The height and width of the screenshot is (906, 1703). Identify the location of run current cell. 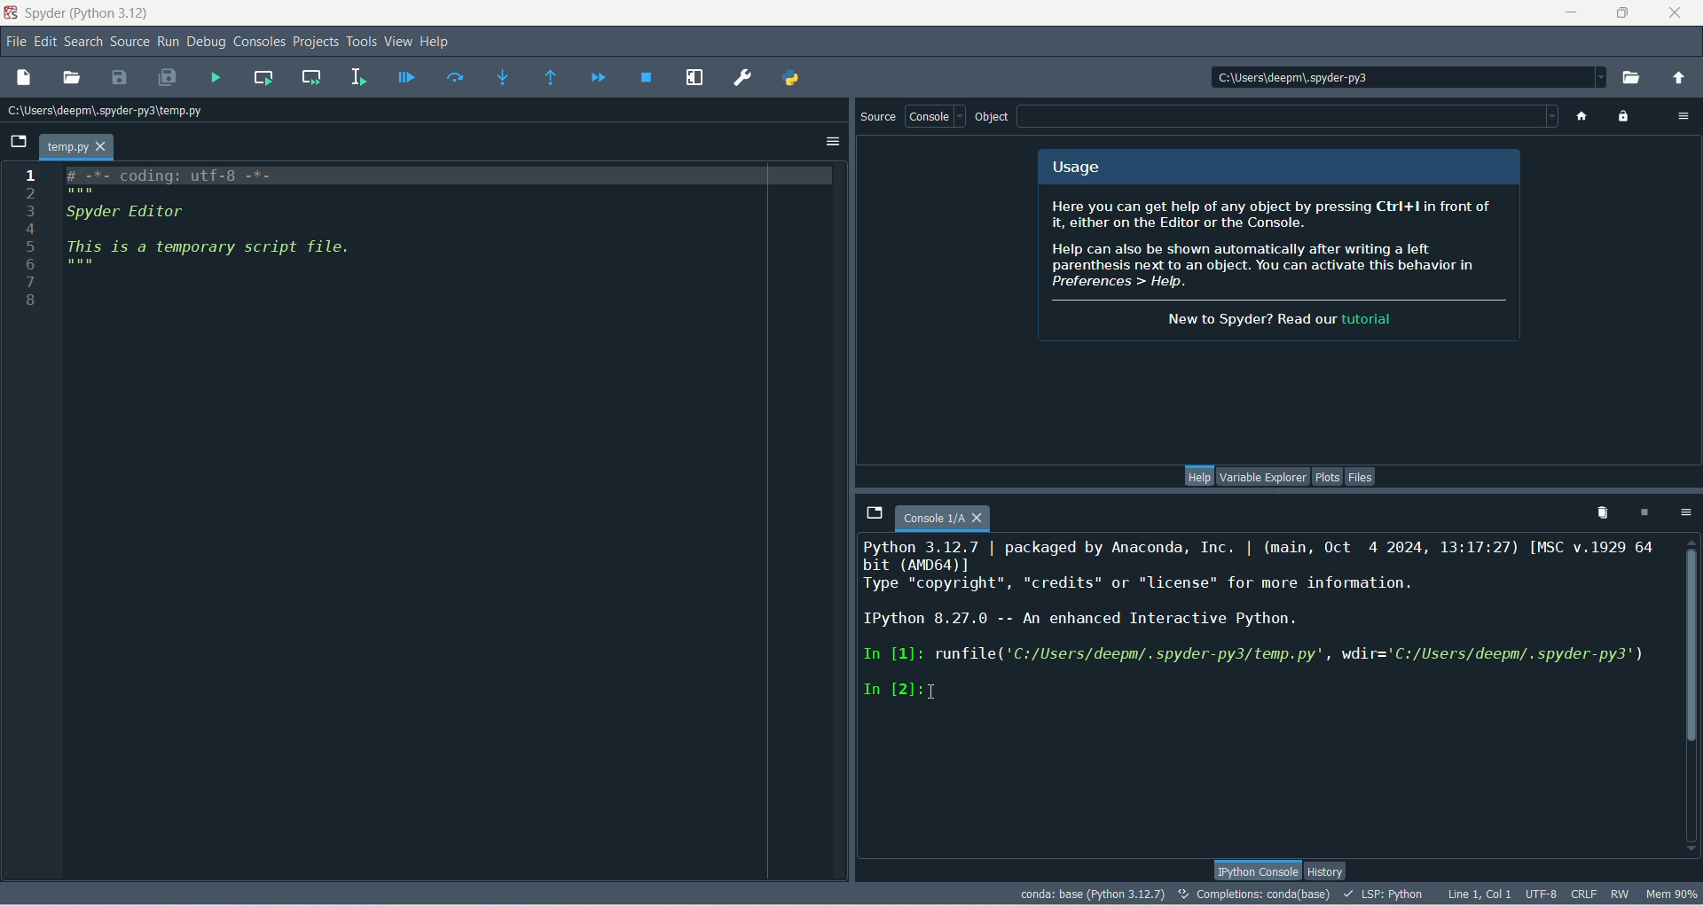
(263, 79).